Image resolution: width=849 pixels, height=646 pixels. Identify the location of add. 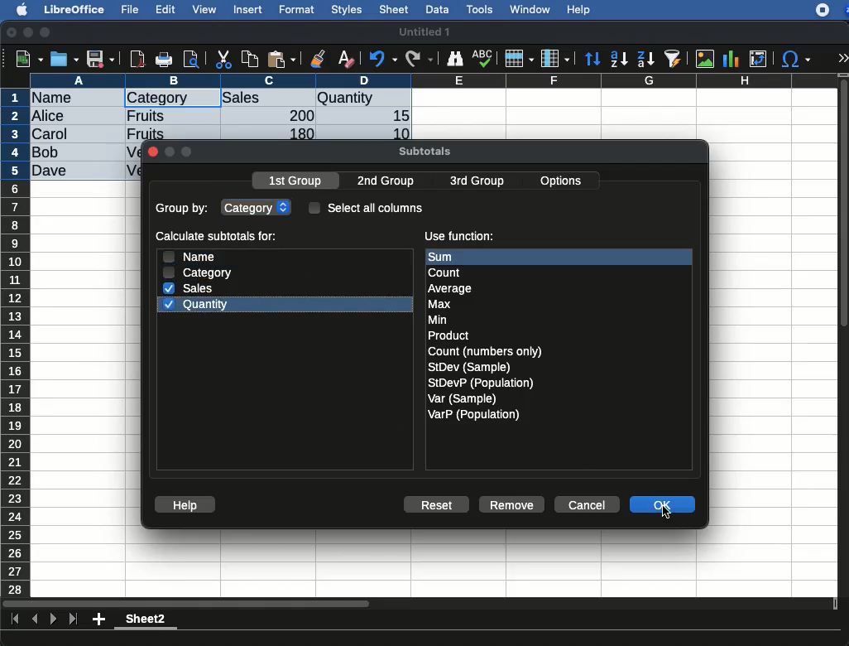
(100, 619).